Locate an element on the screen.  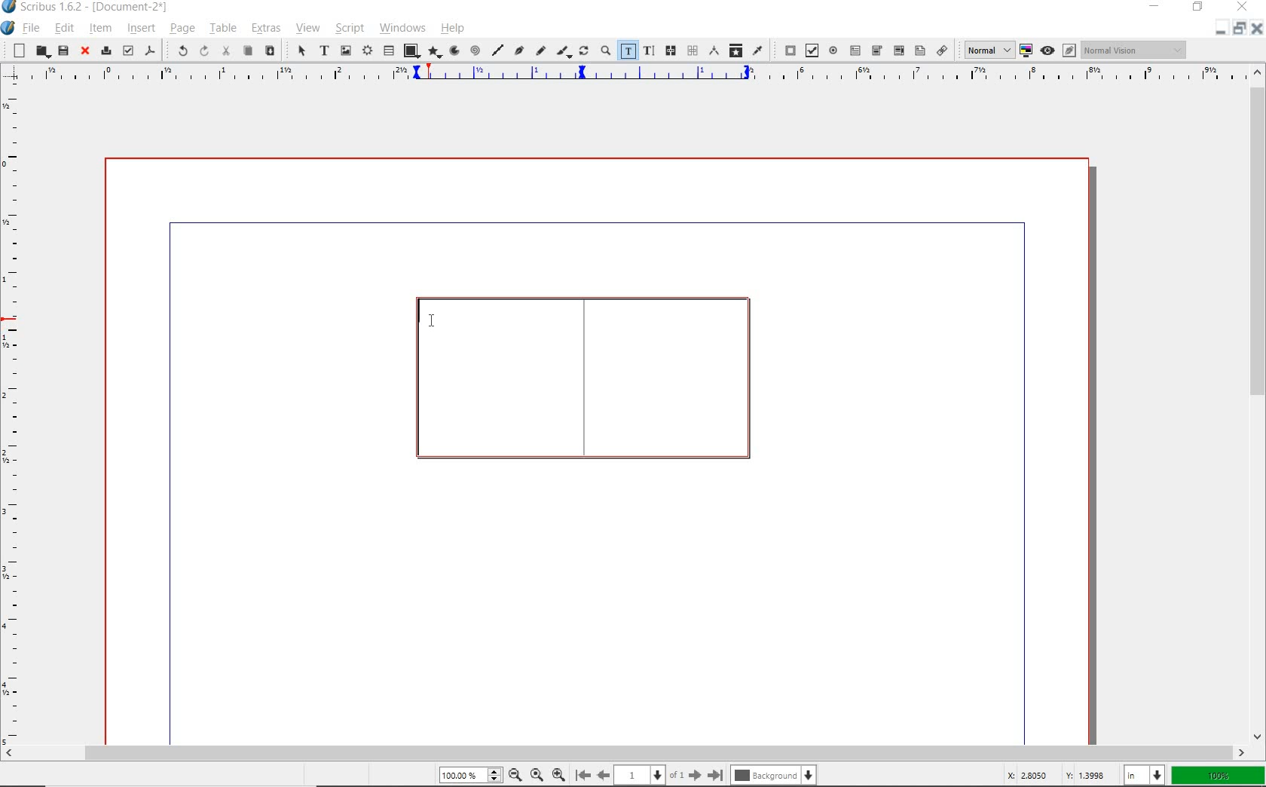
freehand line is located at coordinates (539, 50).